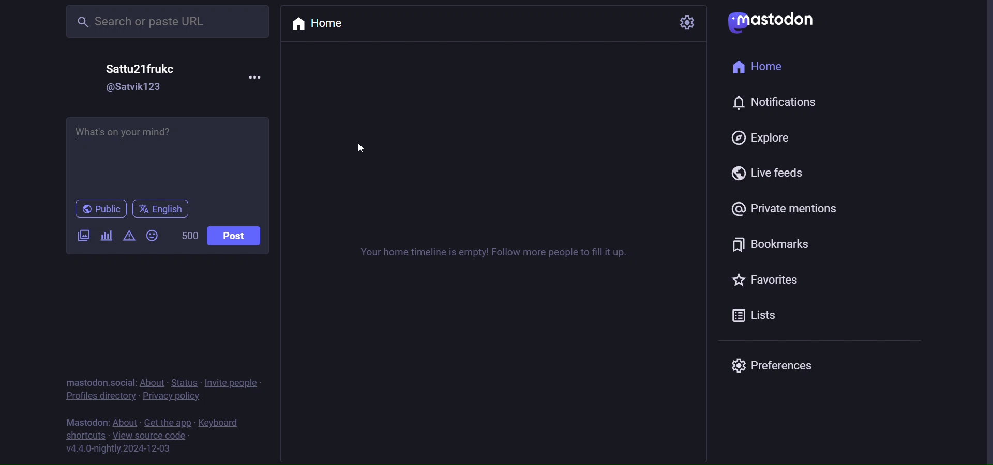 The height and width of the screenshot is (465, 993). Describe the element at coordinates (776, 103) in the screenshot. I see `notifiation` at that location.